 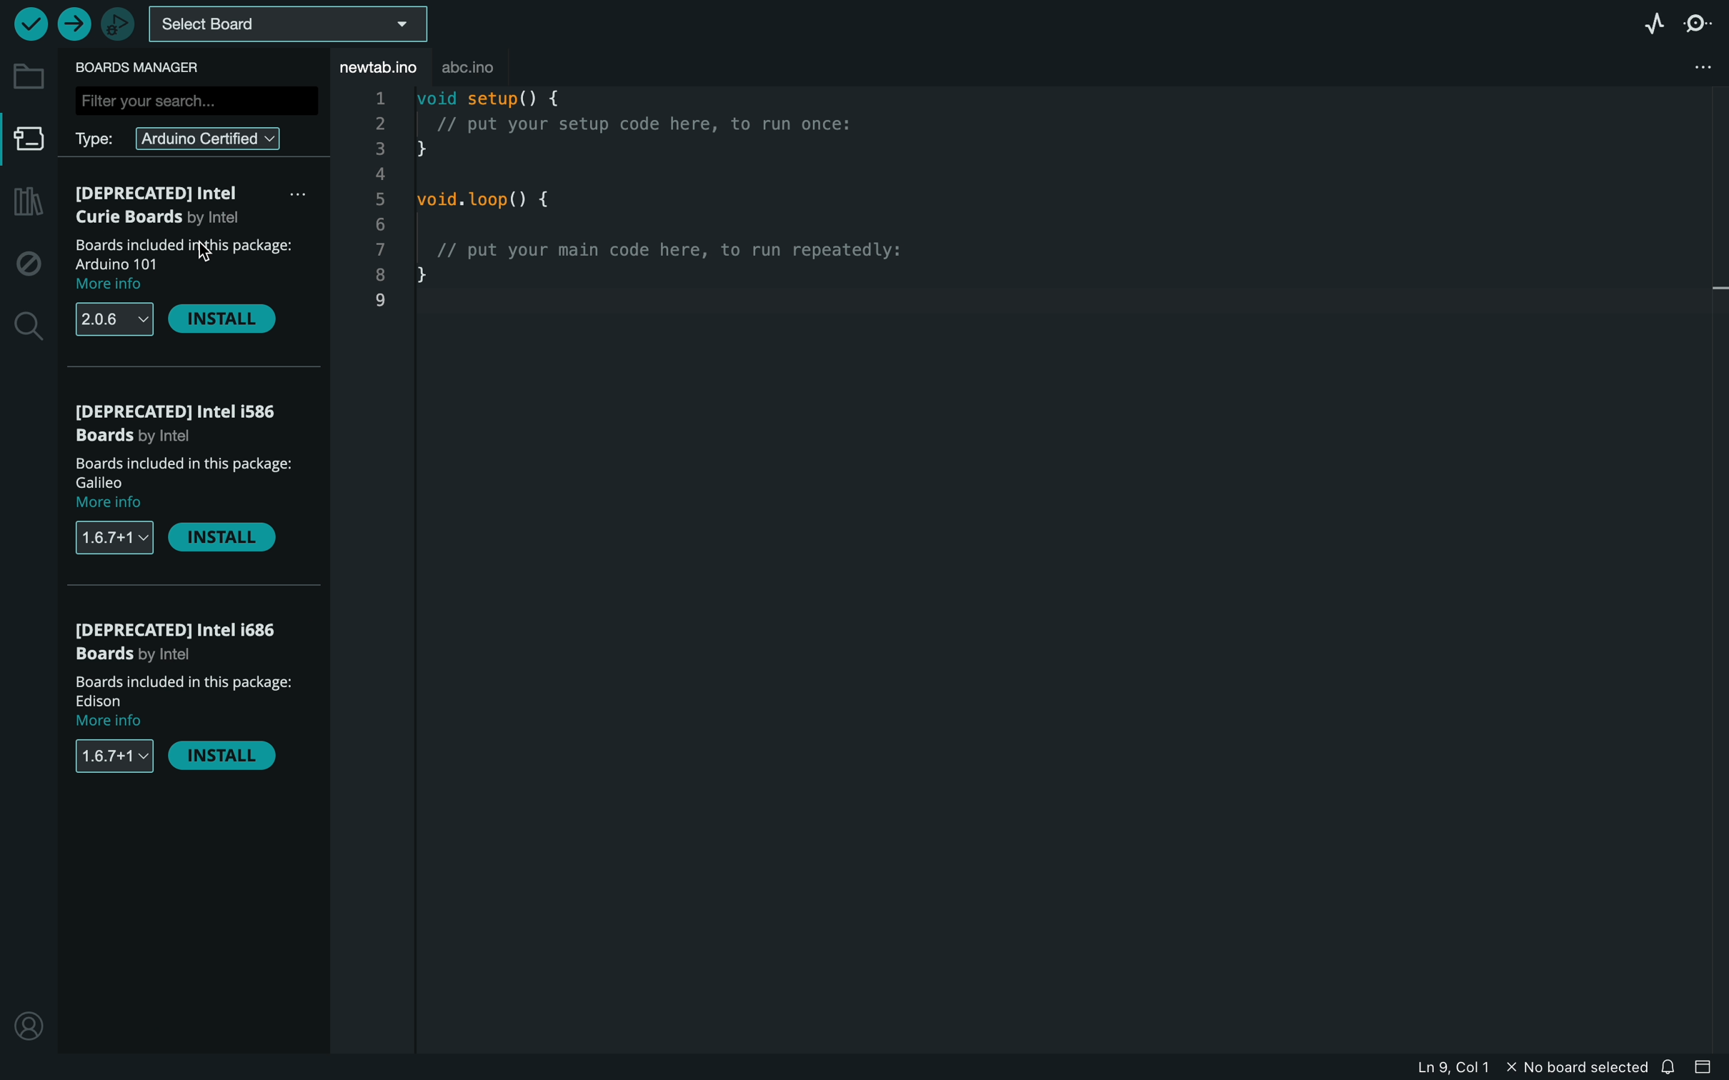 I want to click on code, so click(x=665, y=208).